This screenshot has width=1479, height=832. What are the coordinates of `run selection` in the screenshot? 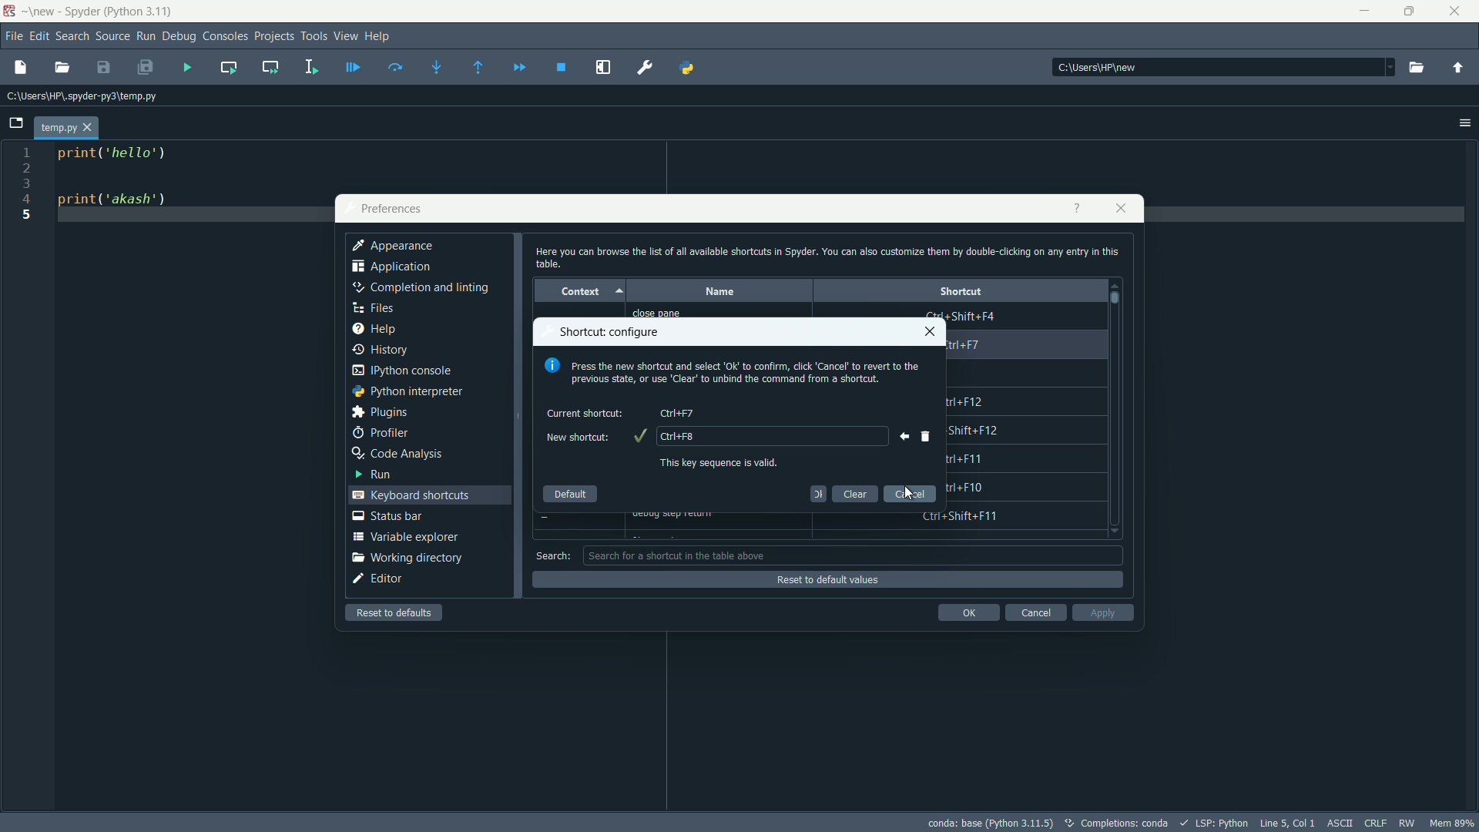 It's located at (309, 69).